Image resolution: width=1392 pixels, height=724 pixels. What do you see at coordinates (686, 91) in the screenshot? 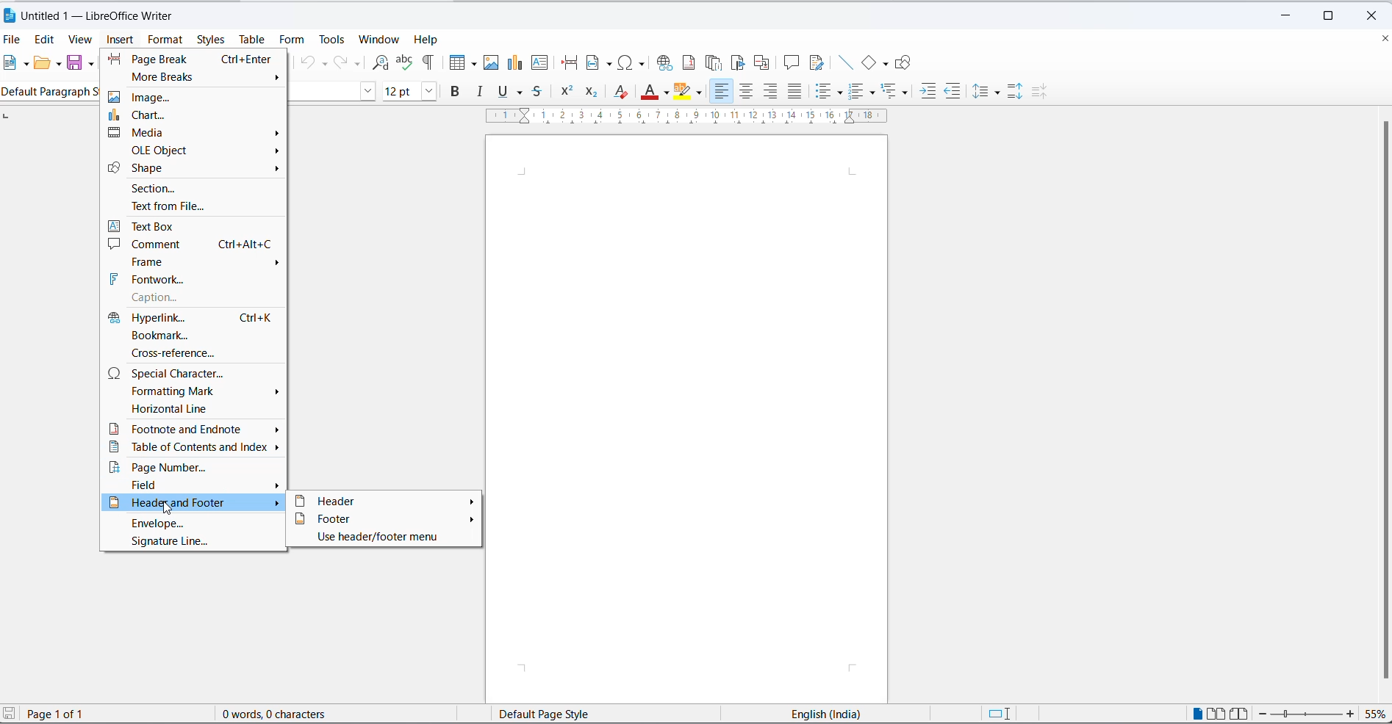
I see `character highlighting` at bounding box center [686, 91].